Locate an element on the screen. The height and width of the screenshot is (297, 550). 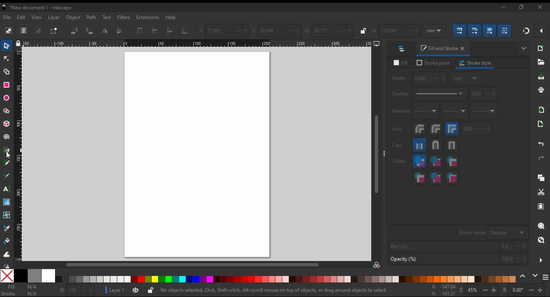
open export undo is located at coordinates (541, 124).